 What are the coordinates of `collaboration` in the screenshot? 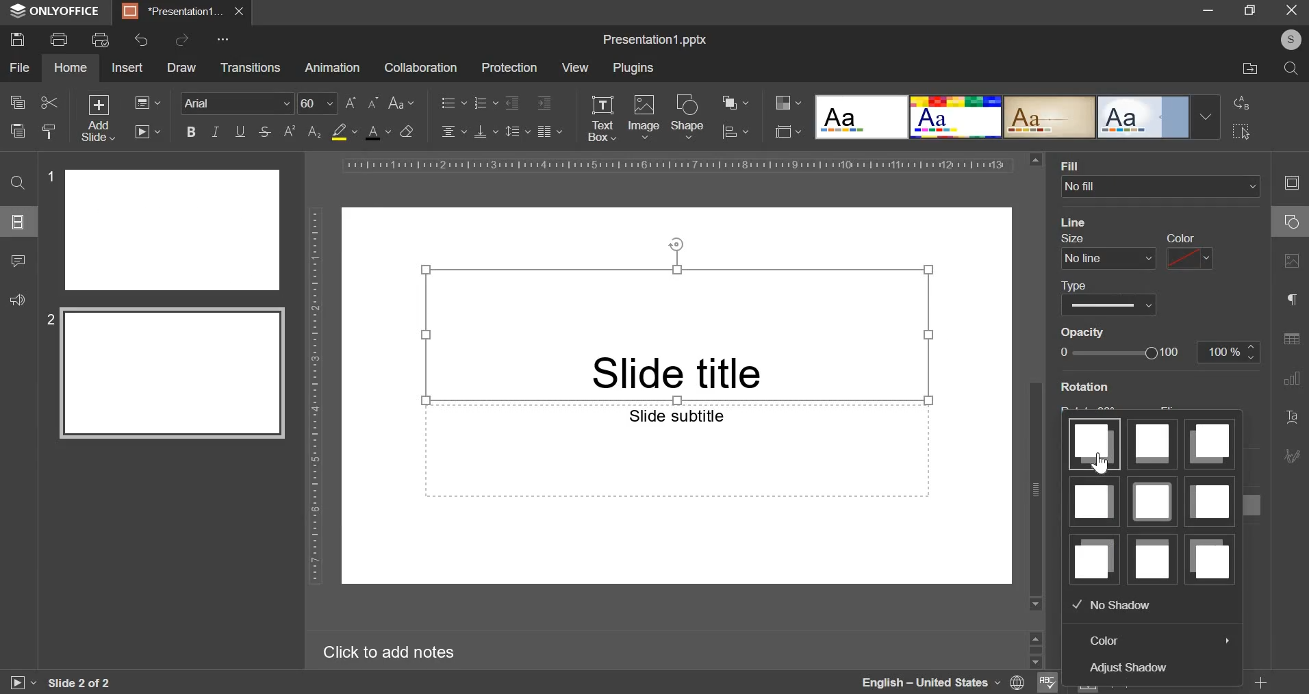 It's located at (420, 68).